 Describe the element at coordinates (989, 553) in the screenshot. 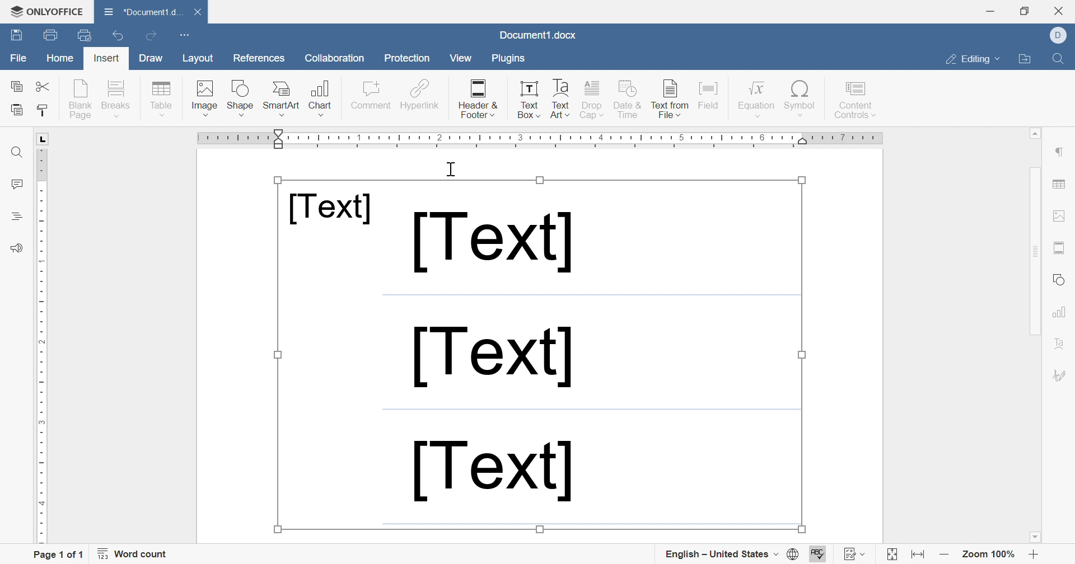

I see `Zoom 100%` at that location.